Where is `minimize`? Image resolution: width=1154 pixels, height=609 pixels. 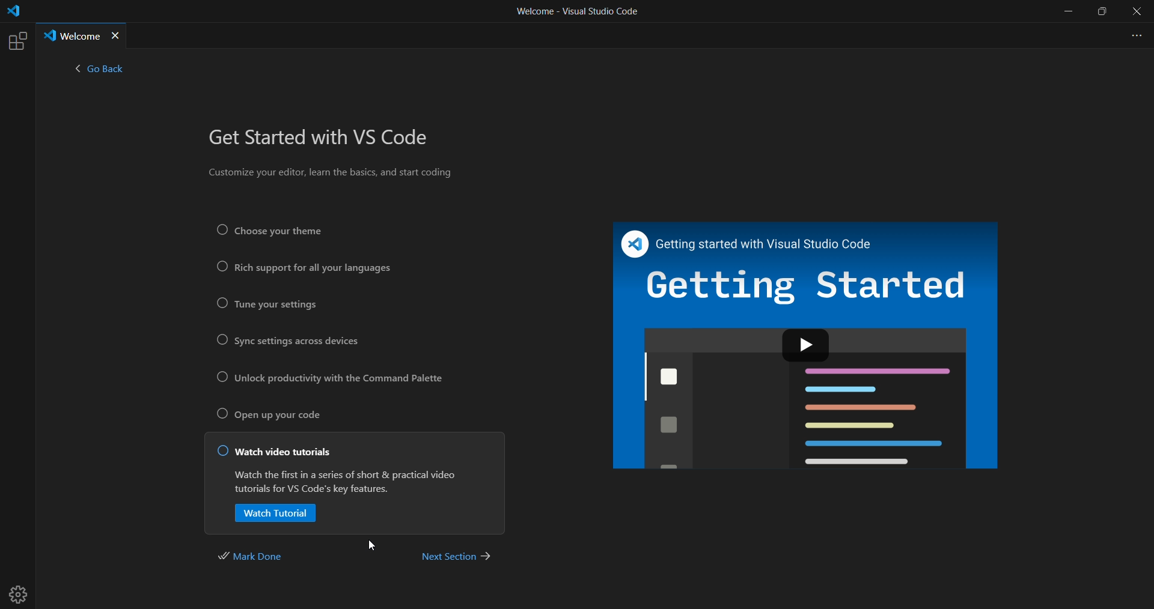 minimize is located at coordinates (1067, 11).